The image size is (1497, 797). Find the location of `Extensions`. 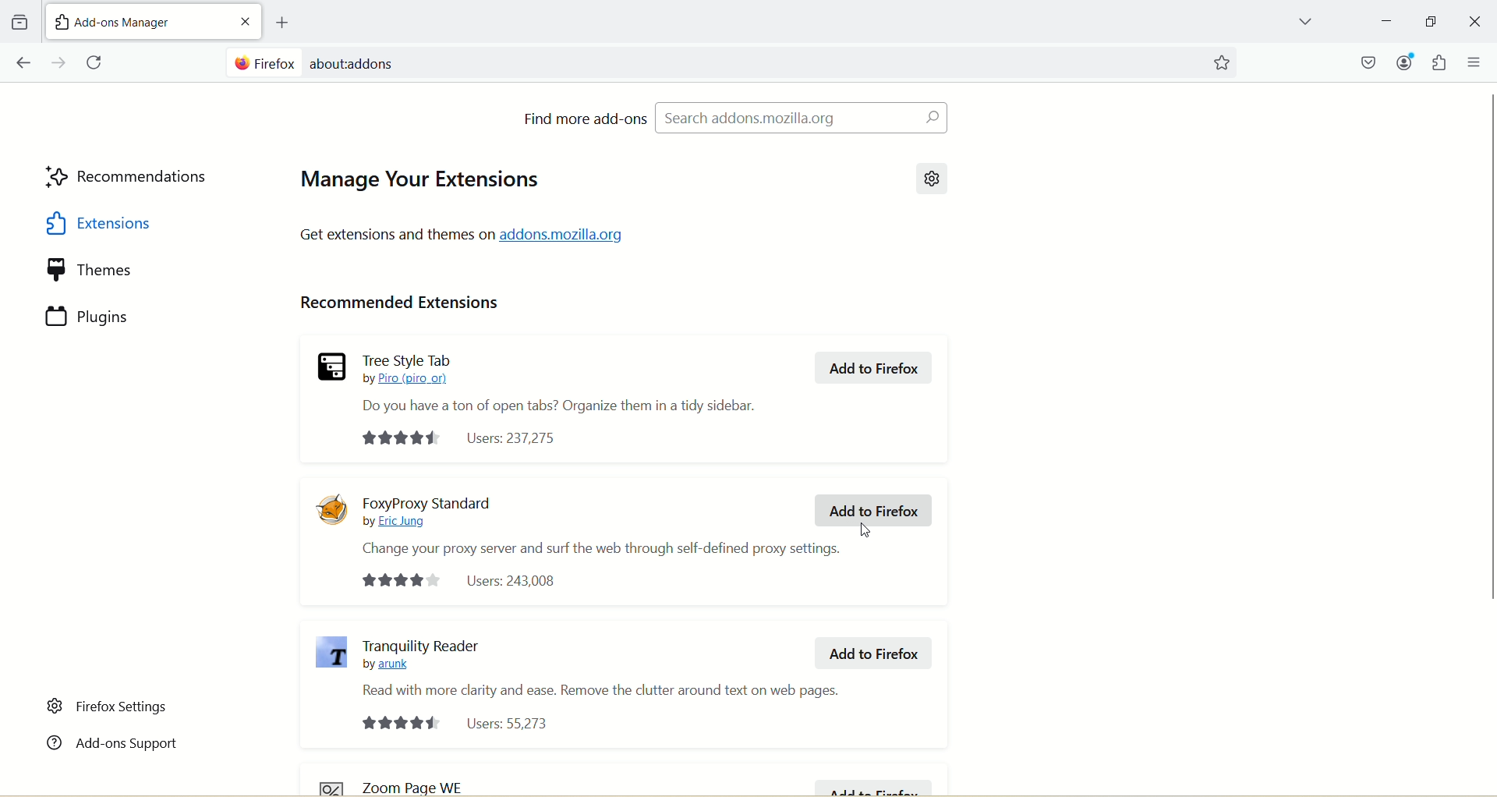

Extensions is located at coordinates (131, 223).